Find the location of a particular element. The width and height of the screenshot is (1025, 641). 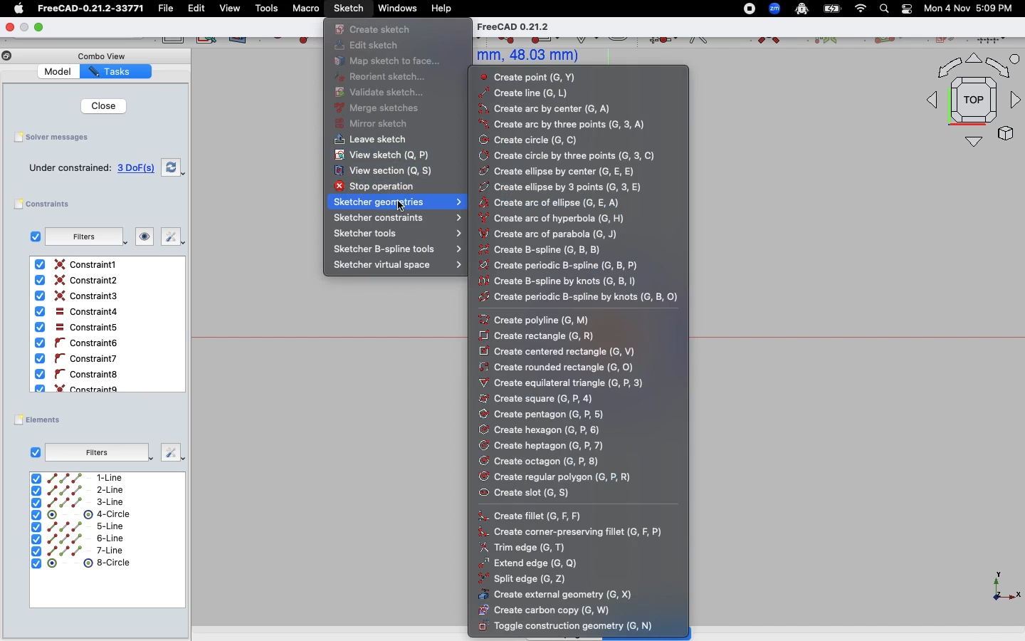

Constraint6 is located at coordinates (80, 358).